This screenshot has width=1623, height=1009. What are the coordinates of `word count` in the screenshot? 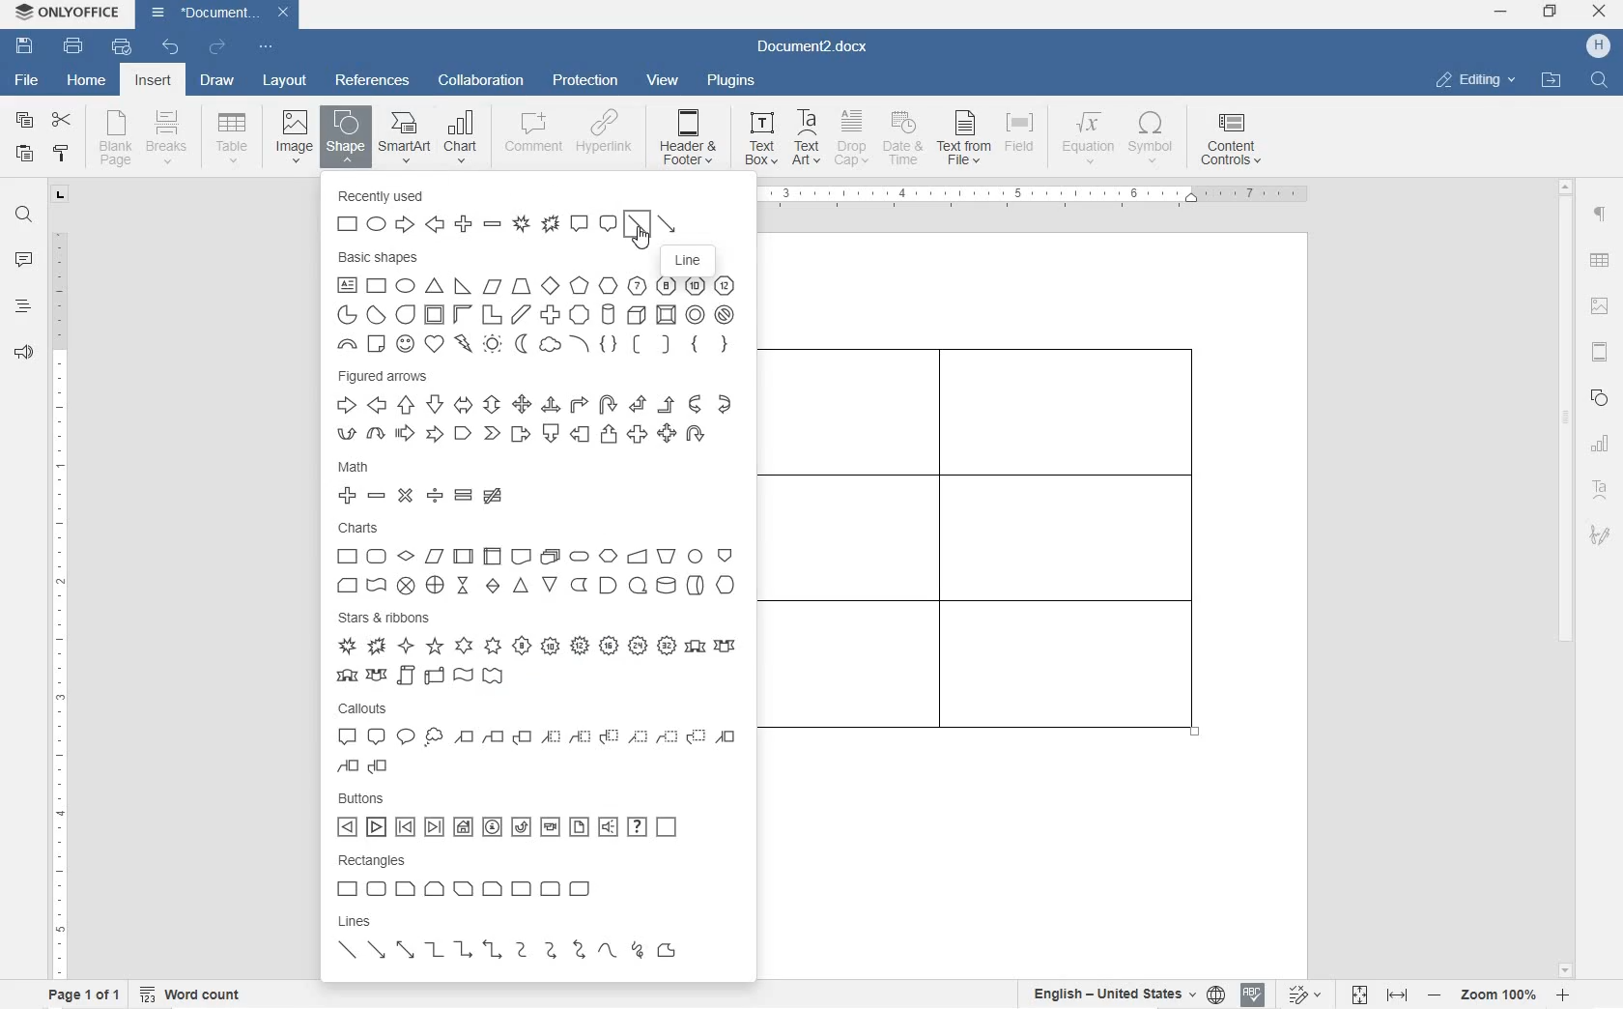 It's located at (192, 994).